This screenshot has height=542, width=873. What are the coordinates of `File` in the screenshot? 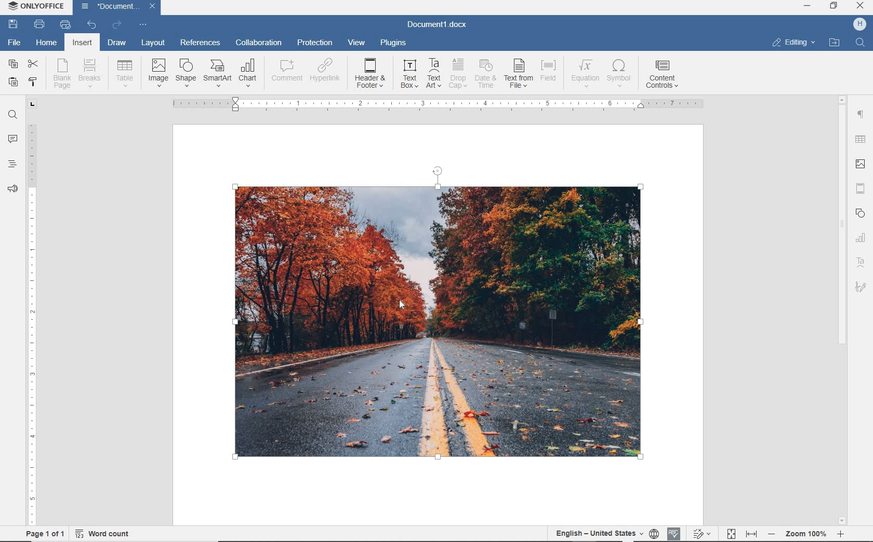 It's located at (15, 42).